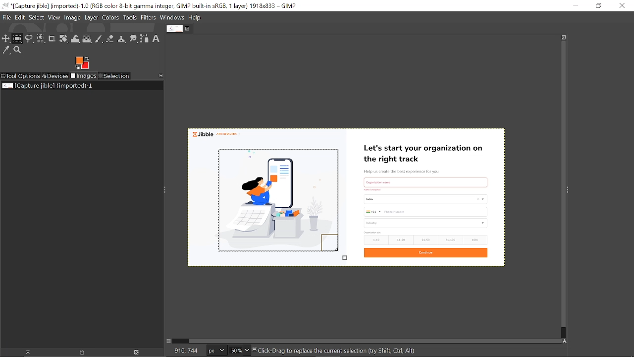 The width and height of the screenshot is (634, 357). I want to click on Free select tool, so click(30, 39).